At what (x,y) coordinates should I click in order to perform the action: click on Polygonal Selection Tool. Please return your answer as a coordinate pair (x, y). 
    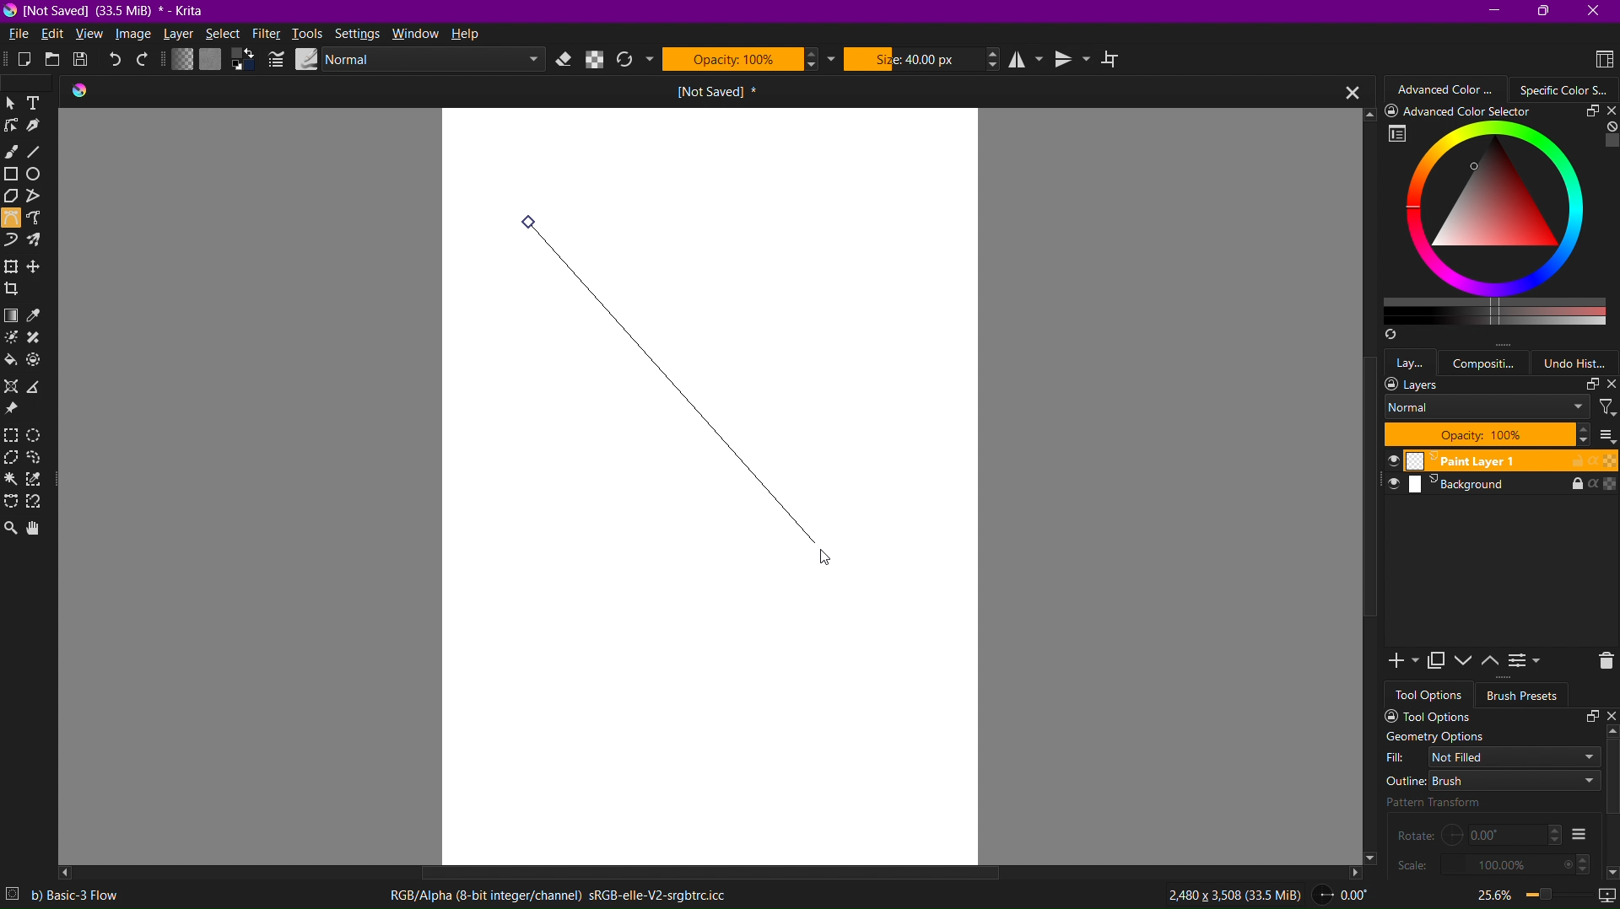
    Looking at the image, I should click on (13, 459).